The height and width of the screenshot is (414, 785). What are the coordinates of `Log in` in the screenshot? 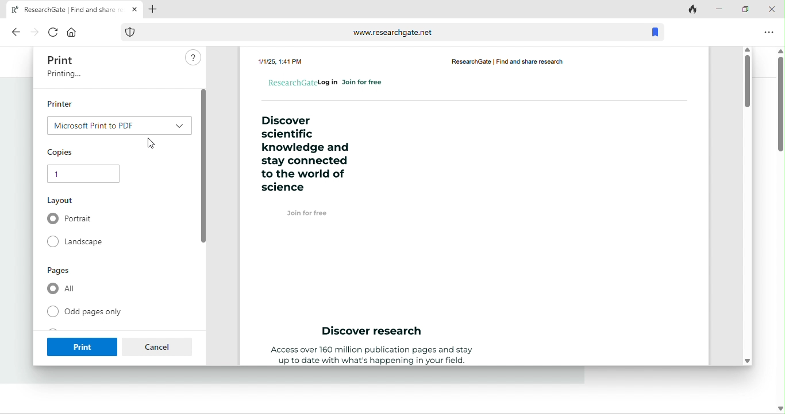 It's located at (329, 81).